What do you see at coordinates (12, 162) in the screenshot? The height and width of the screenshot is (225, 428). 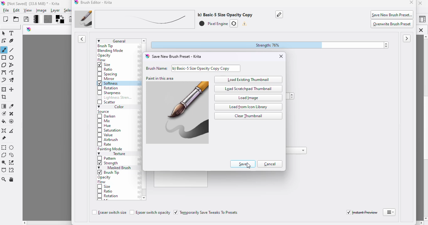 I see `similar color selection tool` at bounding box center [12, 162].